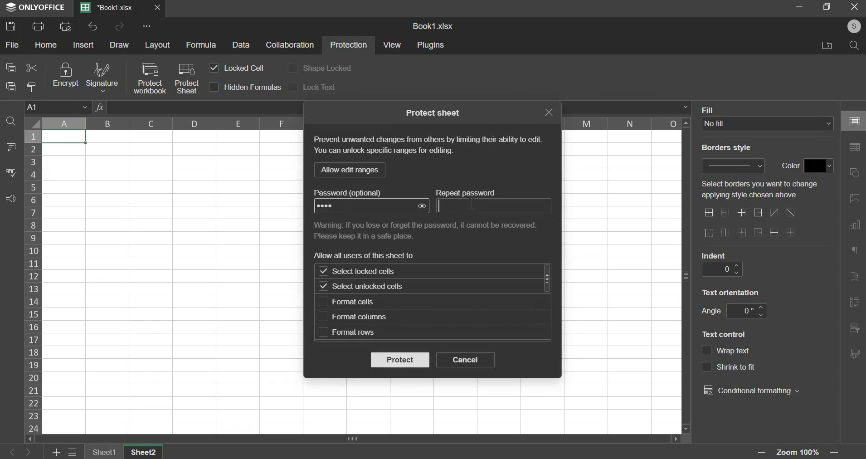 This screenshot has width=866, height=459. I want to click on Profile Pic, so click(851, 27).